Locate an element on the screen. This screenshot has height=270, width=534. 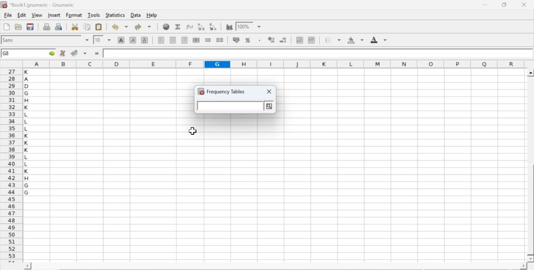
restore down is located at coordinates (505, 5).